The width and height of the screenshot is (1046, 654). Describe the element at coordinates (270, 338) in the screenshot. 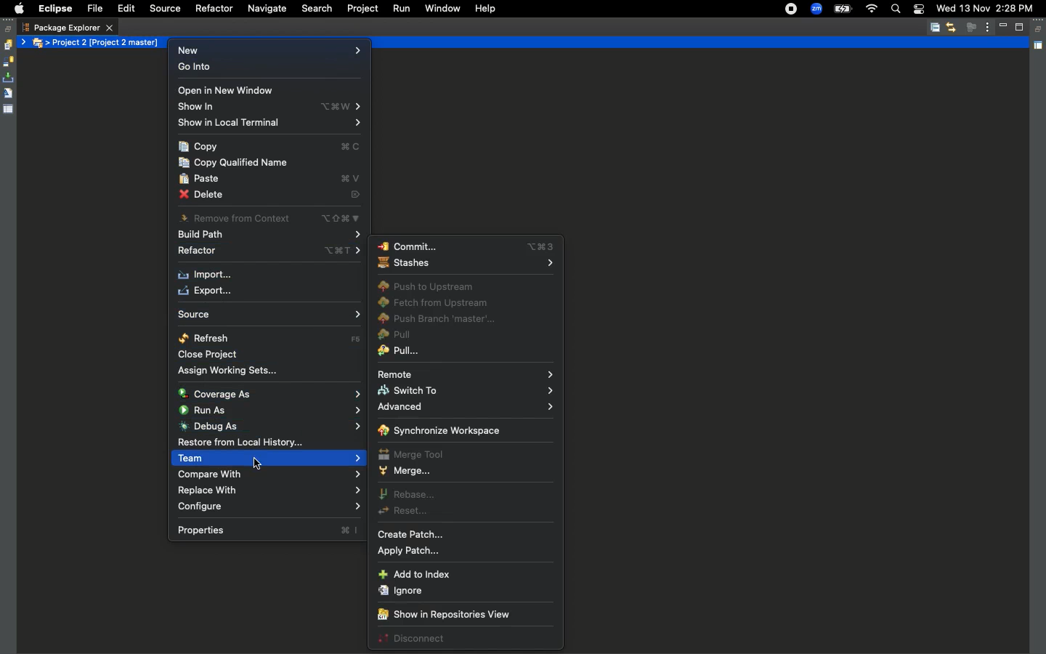

I see `Refresh` at that location.